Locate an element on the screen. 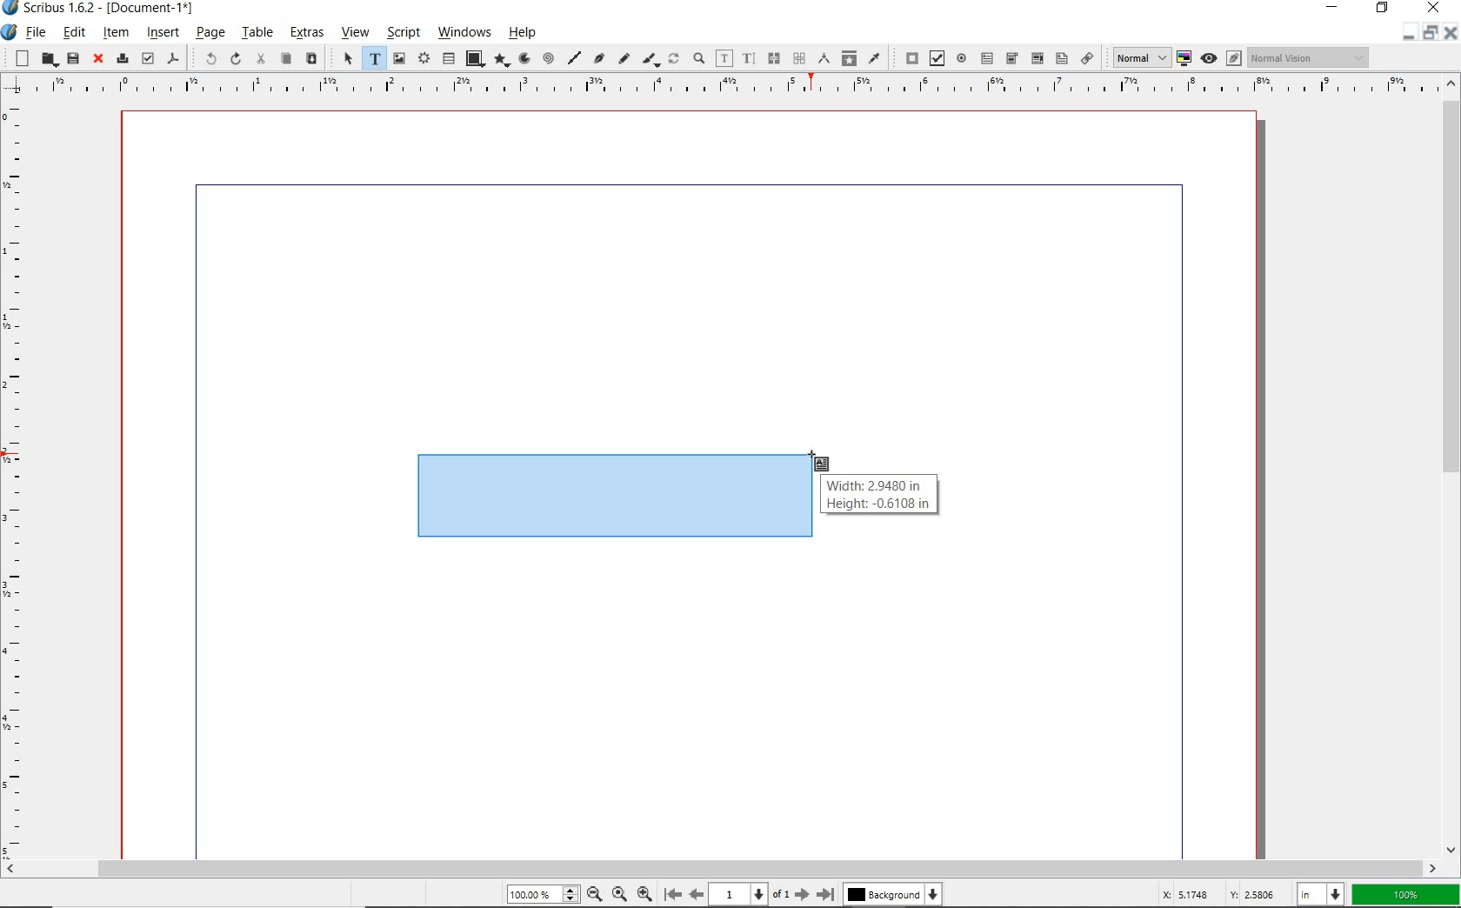  line is located at coordinates (573, 57).